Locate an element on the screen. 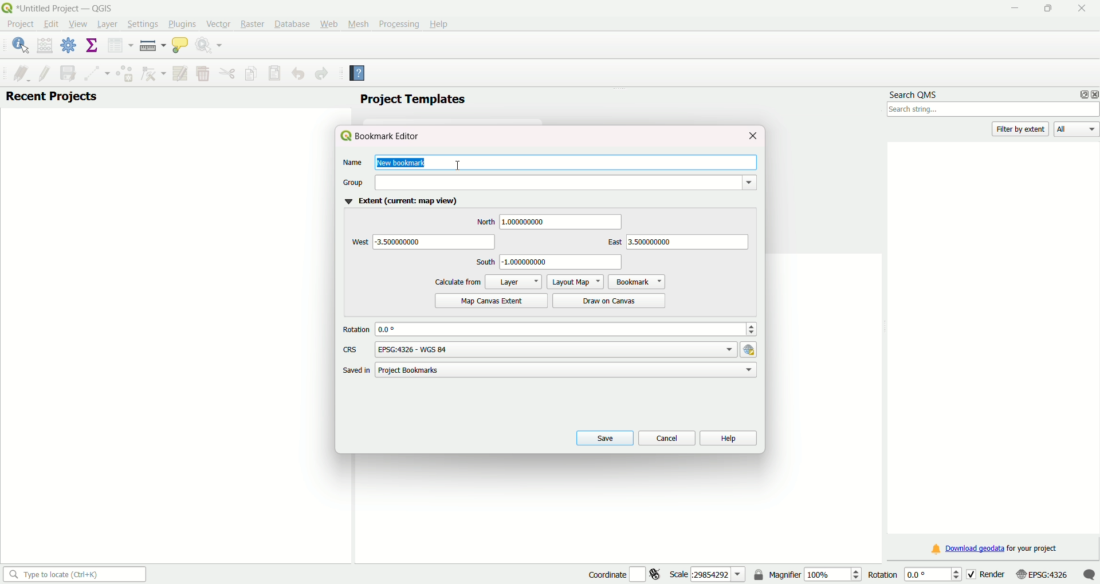 This screenshot has height=584, width=1100. redo is located at coordinates (322, 74).